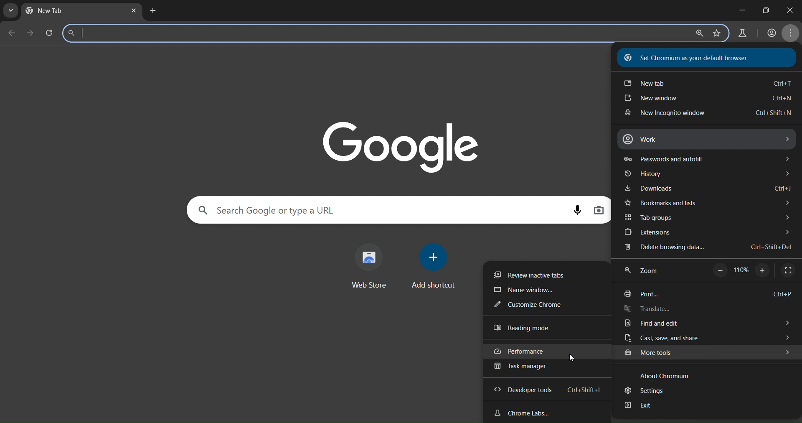  I want to click on new window Ctrl+N, so click(706, 99).